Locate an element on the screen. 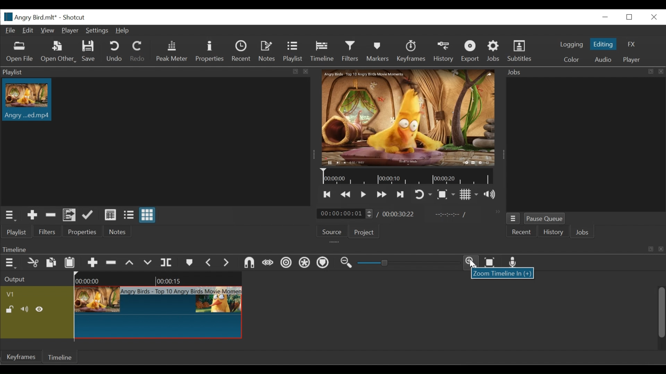  Filters is located at coordinates (351, 51).